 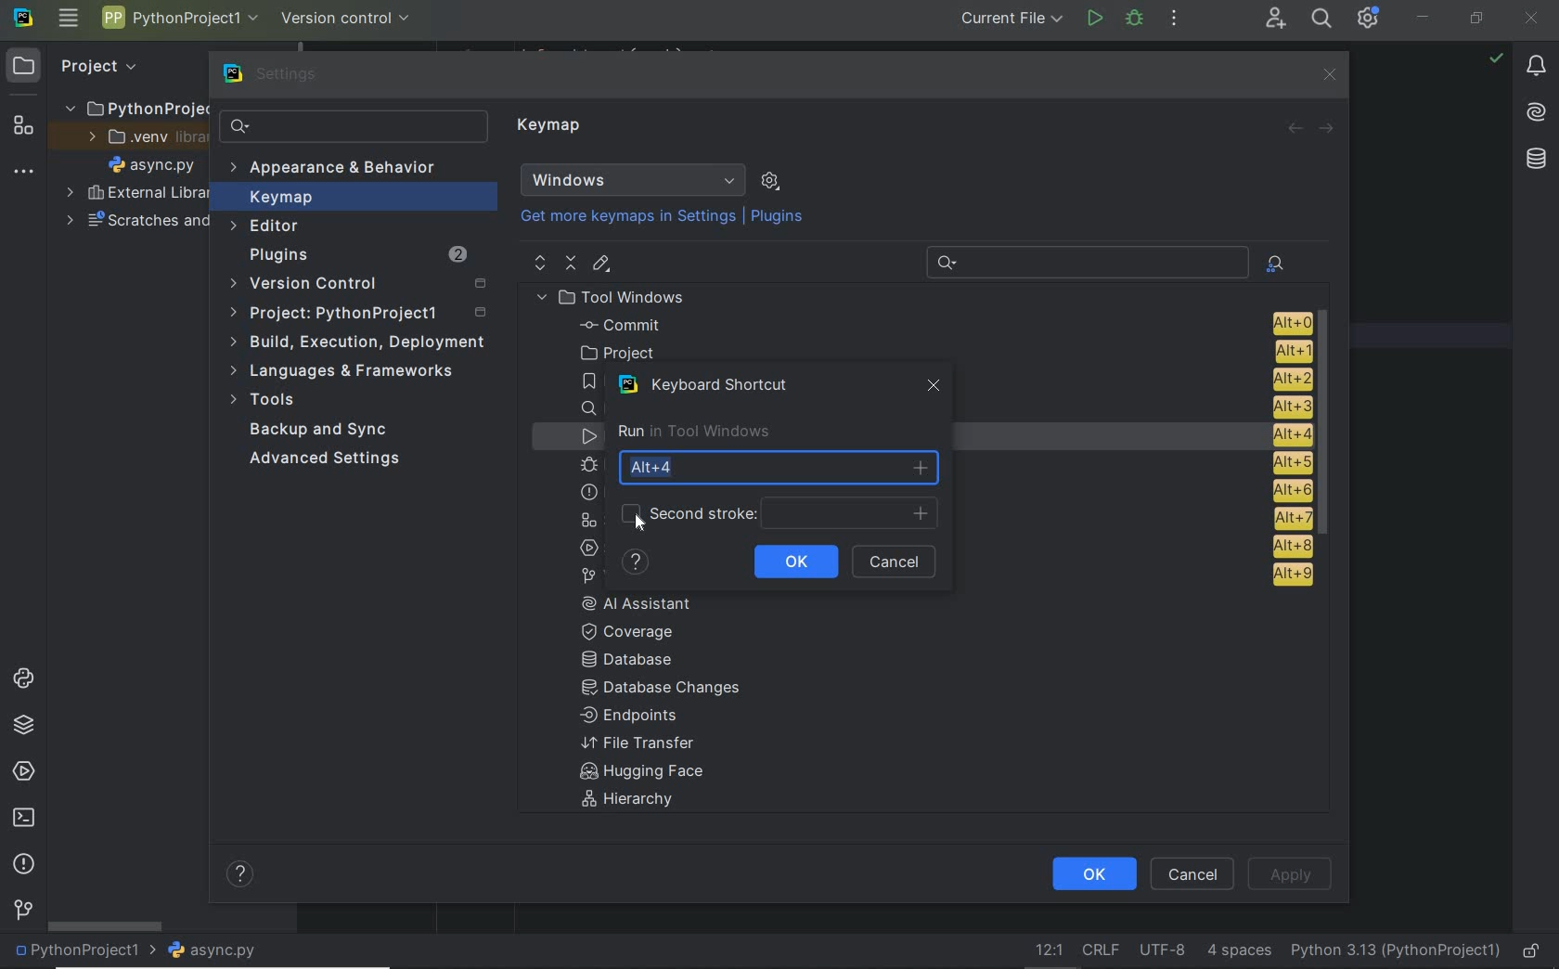 What do you see at coordinates (1290, 377) in the screenshot?
I see `alt + 2` at bounding box center [1290, 377].